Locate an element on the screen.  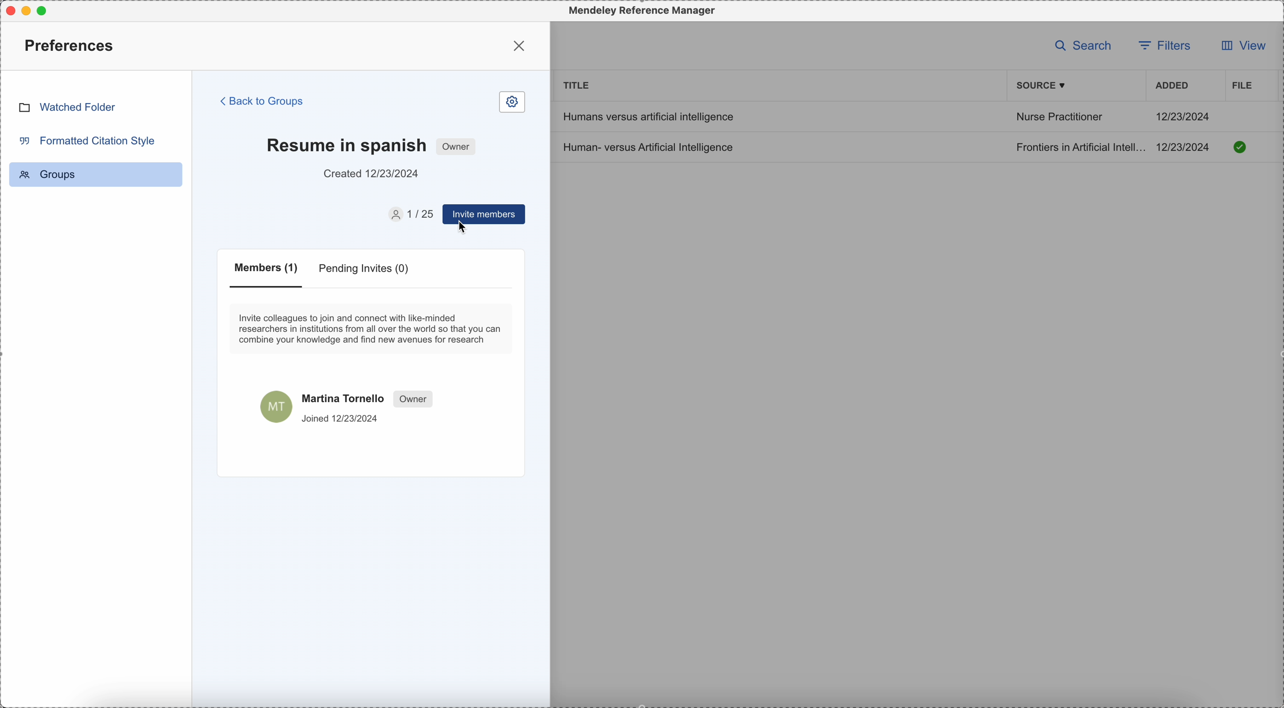
minimize is located at coordinates (28, 10).